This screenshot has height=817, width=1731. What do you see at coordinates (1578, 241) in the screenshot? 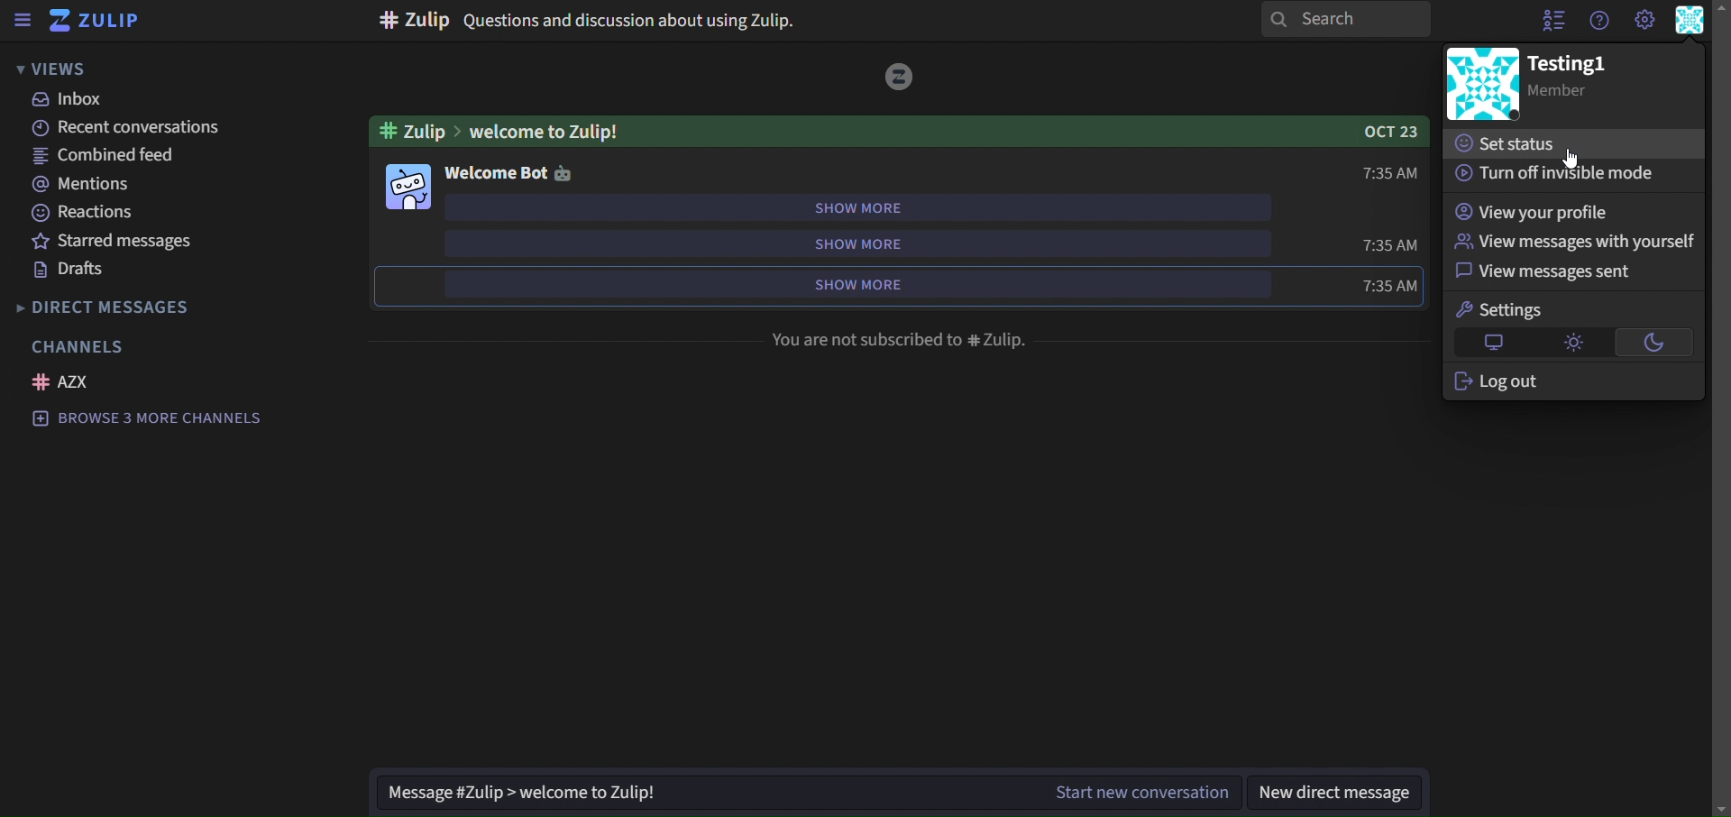
I see `view messages with yourself` at bounding box center [1578, 241].